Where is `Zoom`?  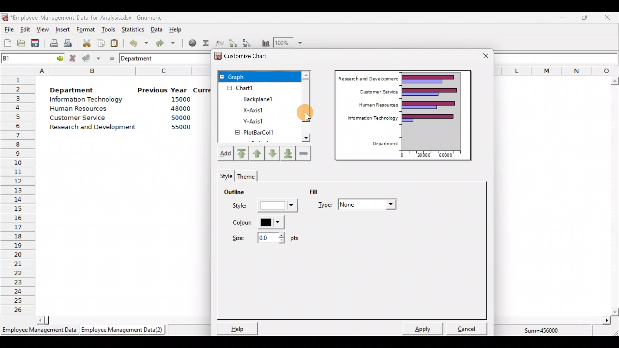
Zoom is located at coordinates (288, 43).